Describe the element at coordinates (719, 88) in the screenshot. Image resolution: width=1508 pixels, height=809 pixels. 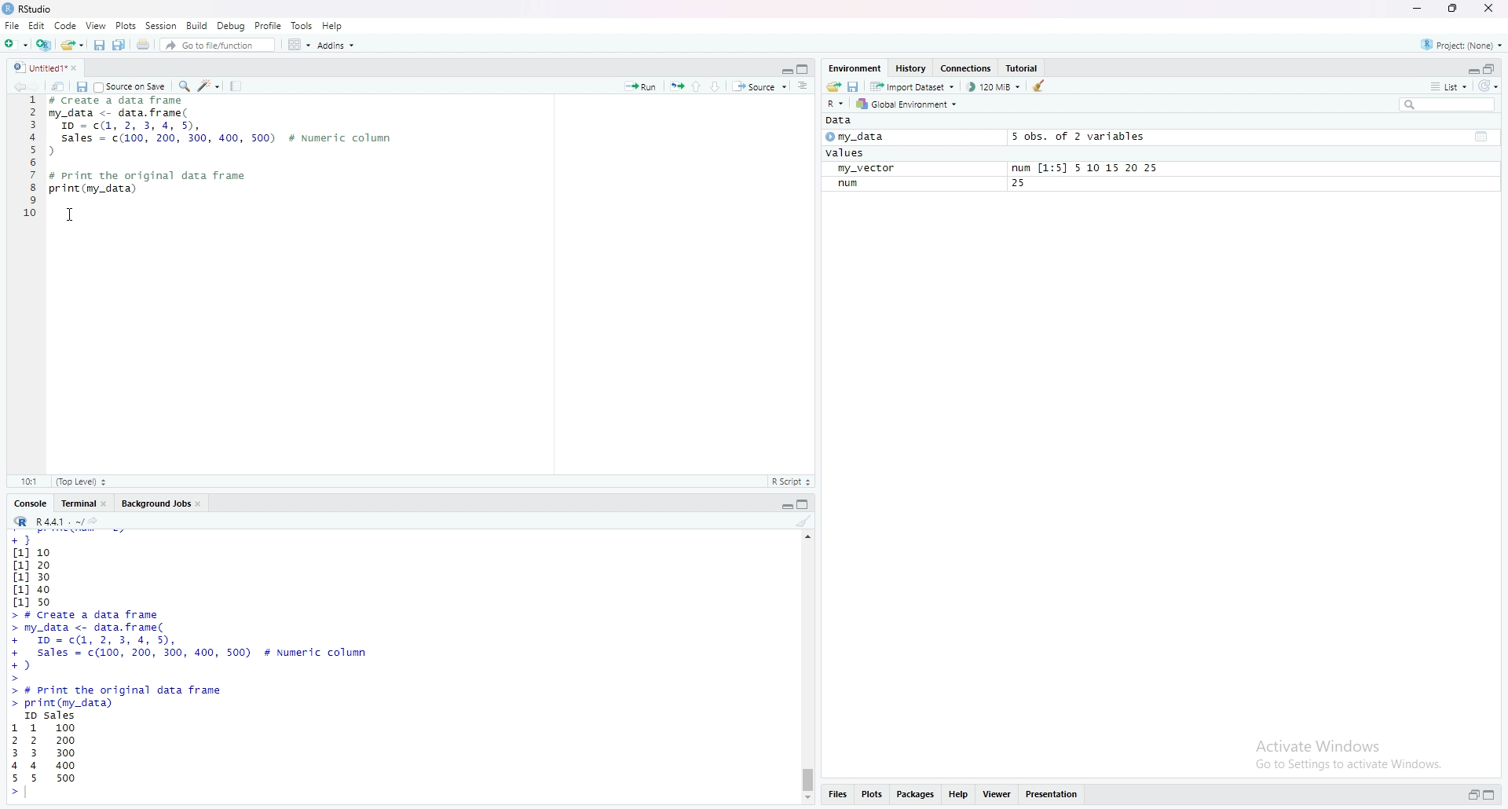
I see `go to next section/chunk` at that location.